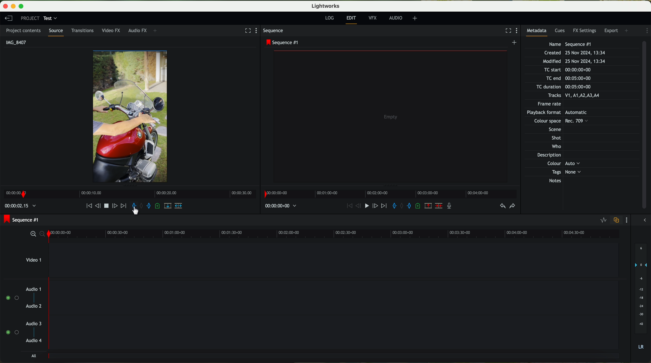 The width and height of the screenshot is (651, 363). What do you see at coordinates (364, 206) in the screenshot?
I see `play` at bounding box center [364, 206].